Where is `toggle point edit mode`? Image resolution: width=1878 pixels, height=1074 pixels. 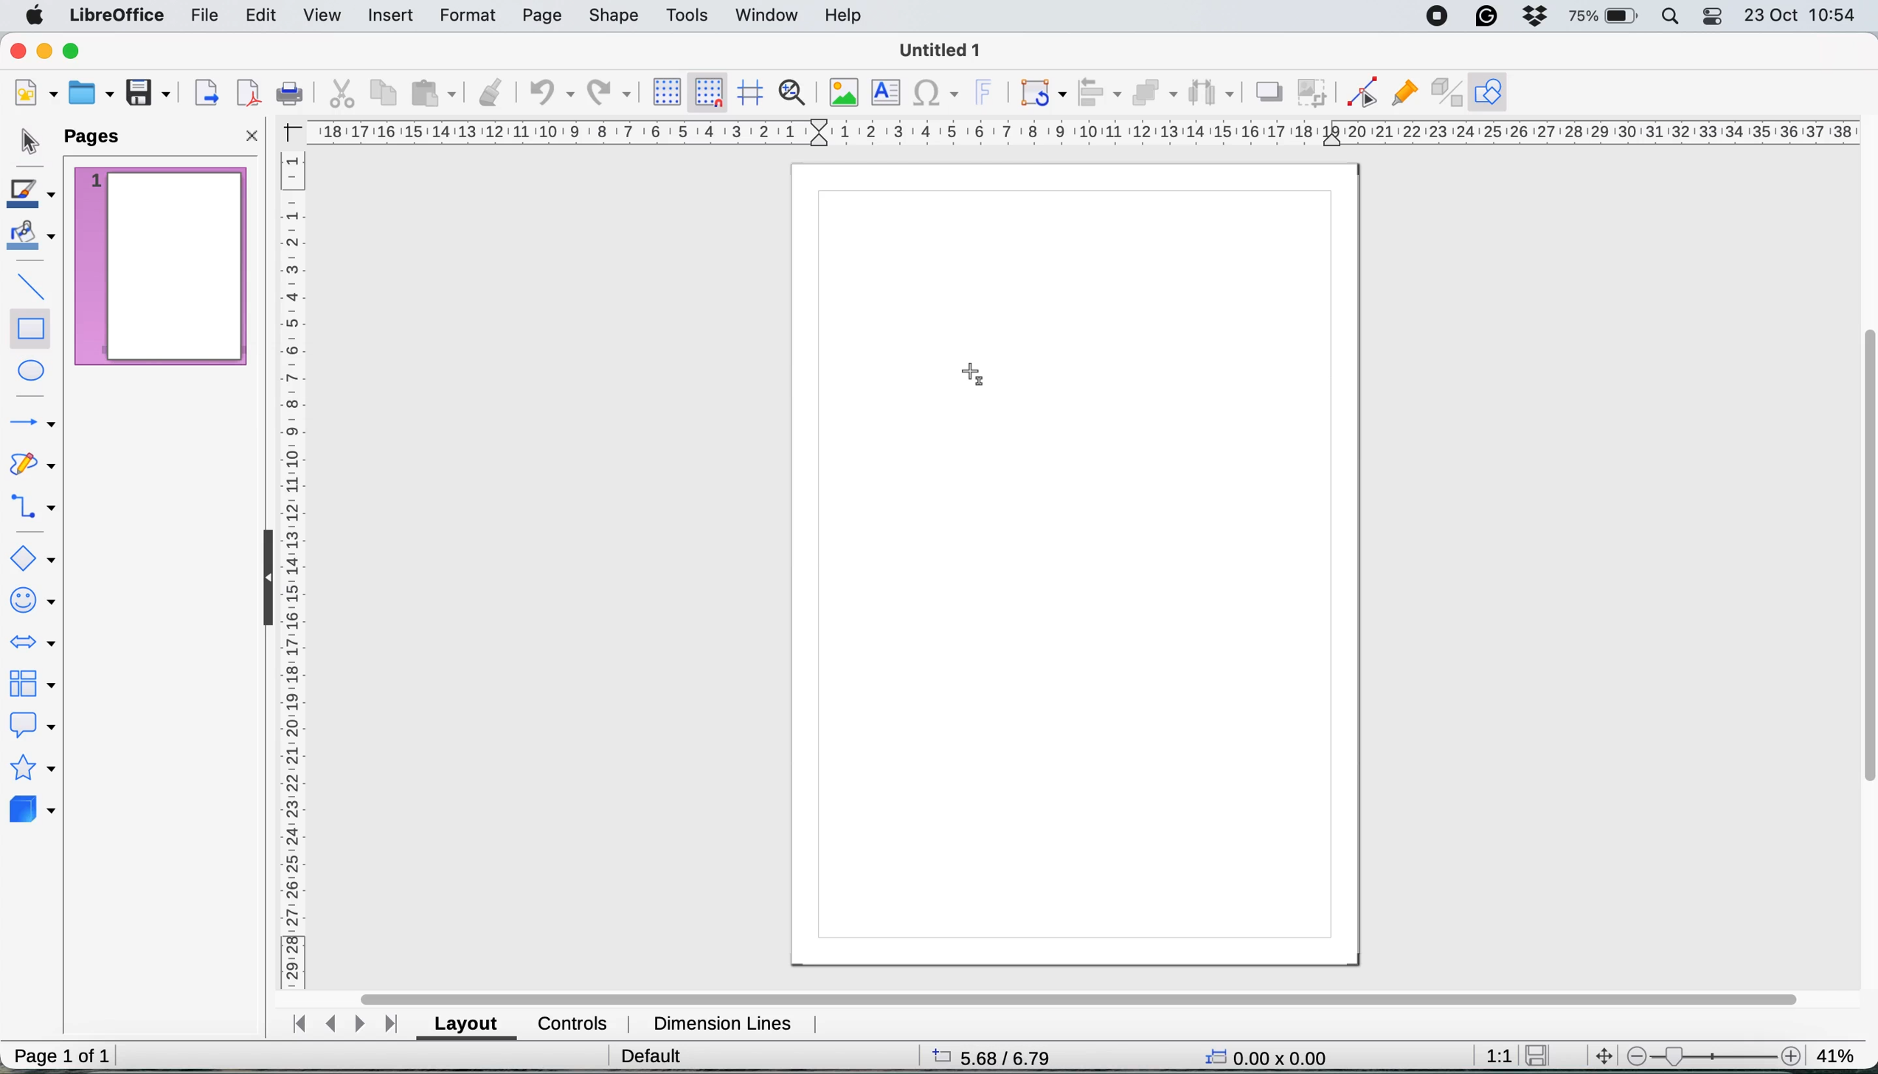
toggle point edit mode is located at coordinates (1356, 94).